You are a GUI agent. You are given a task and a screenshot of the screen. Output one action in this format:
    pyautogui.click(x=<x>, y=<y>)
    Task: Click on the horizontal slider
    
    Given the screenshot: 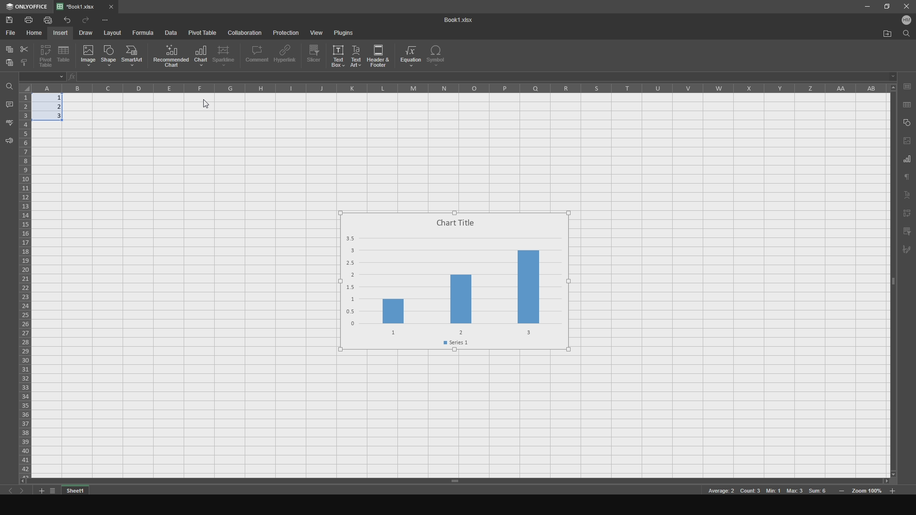 What is the action you would take?
    pyautogui.click(x=452, y=481)
    